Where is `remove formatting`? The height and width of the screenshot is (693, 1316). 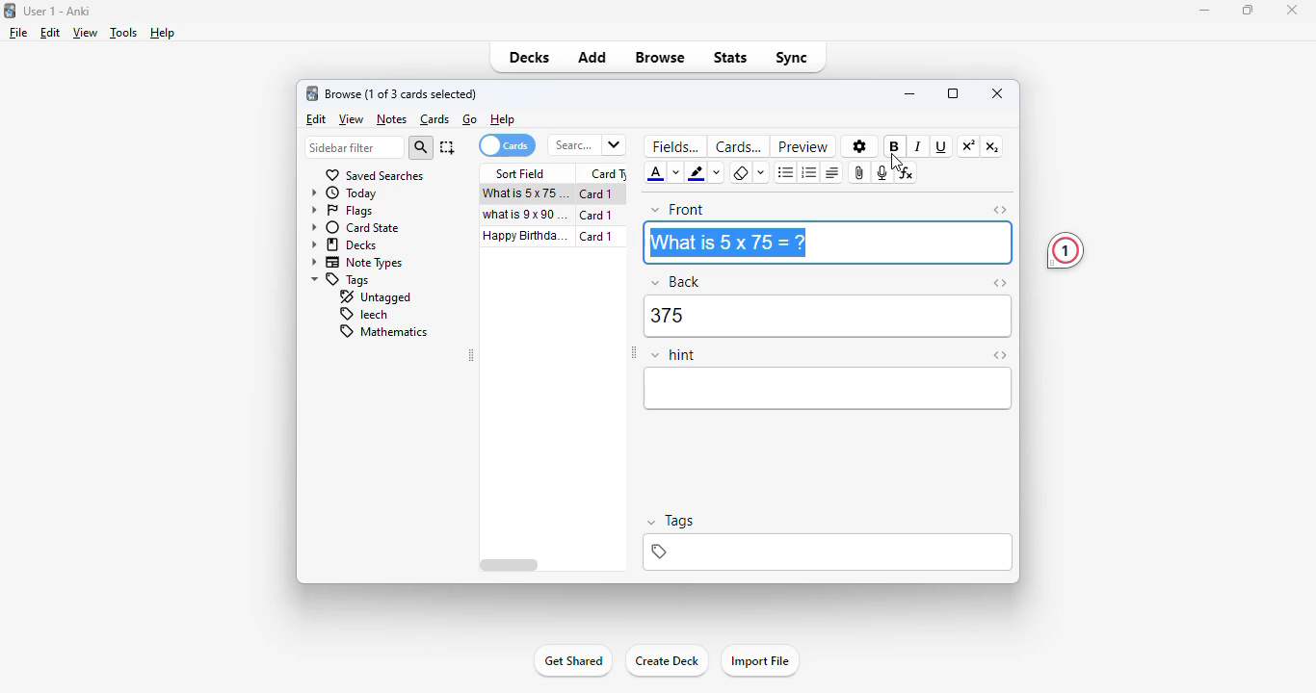
remove formatting is located at coordinates (742, 172).